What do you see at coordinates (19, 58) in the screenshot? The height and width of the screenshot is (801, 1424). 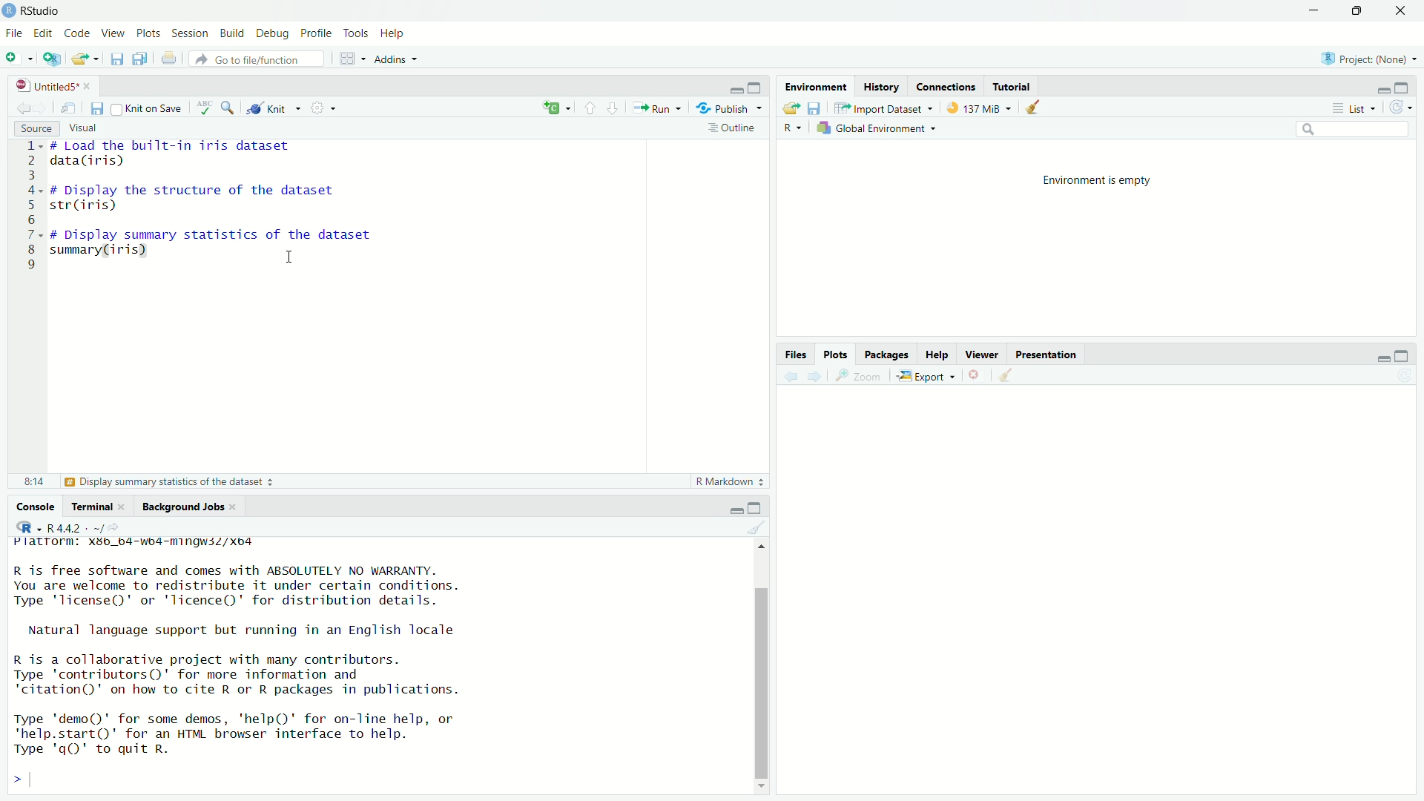 I see `Open new file` at bounding box center [19, 58].